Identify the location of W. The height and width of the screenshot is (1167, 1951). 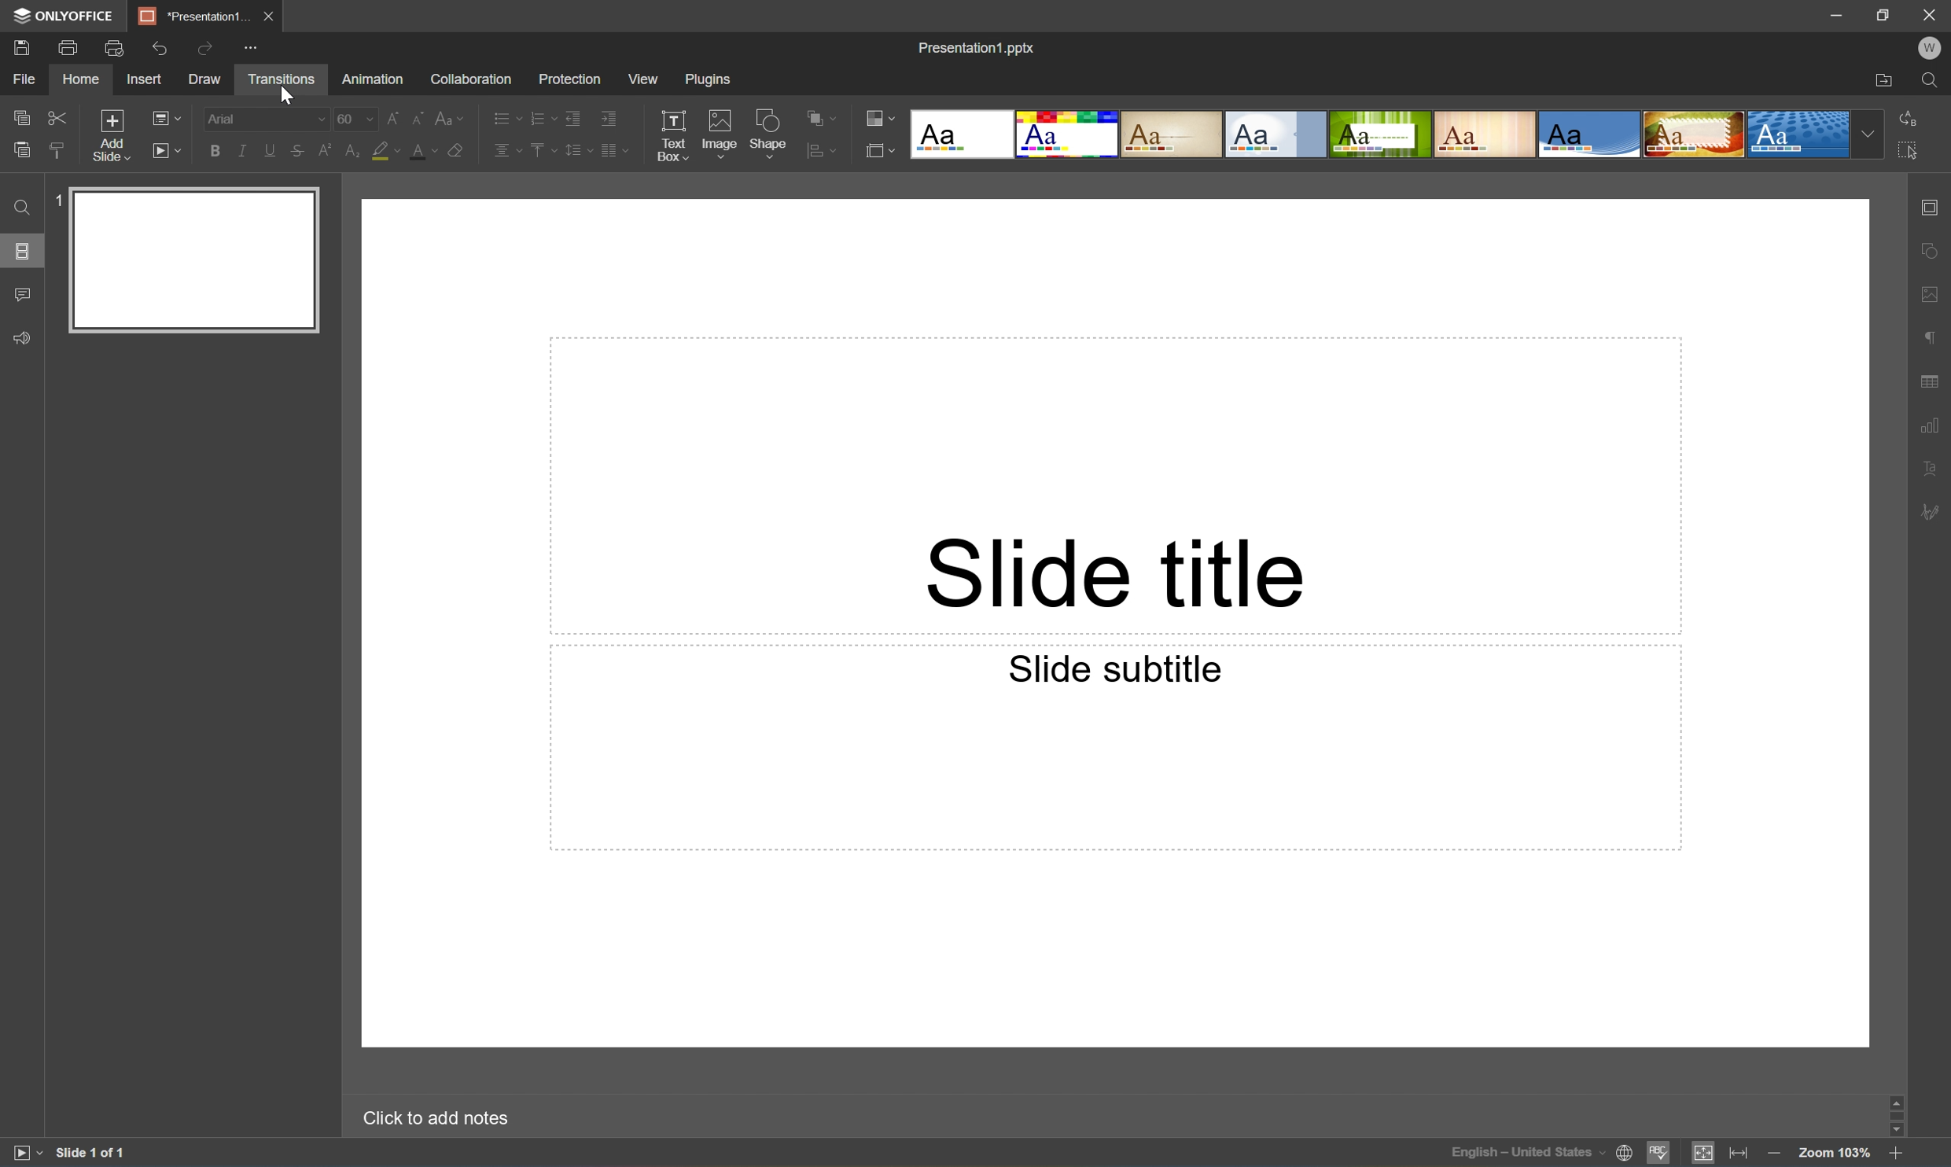
(1929, 46).